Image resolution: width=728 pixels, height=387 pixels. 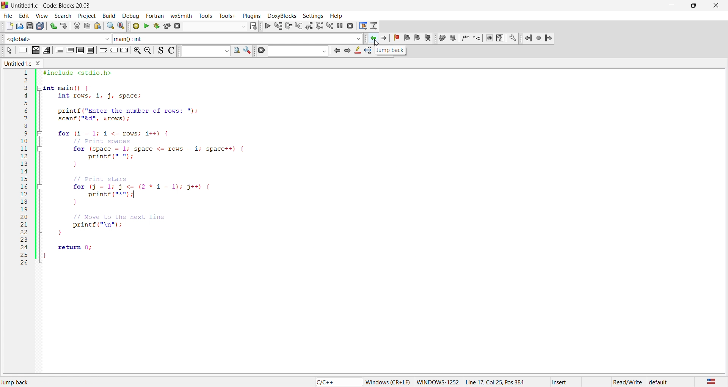 What do you see at coordinates (389, 381) in the screenshot?
I see `‘Windows (CR+LF) ` at bounding box center [389, 381].